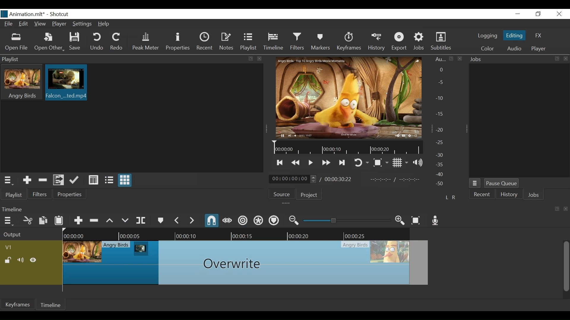 The width and height of the screenshot is (570, 320). I want to click on Mute, so click(21, 260).